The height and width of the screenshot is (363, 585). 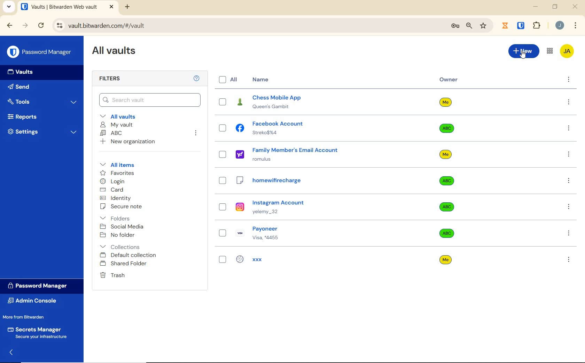 I want to click on customize Google chrome, so click(x=575, y=26).